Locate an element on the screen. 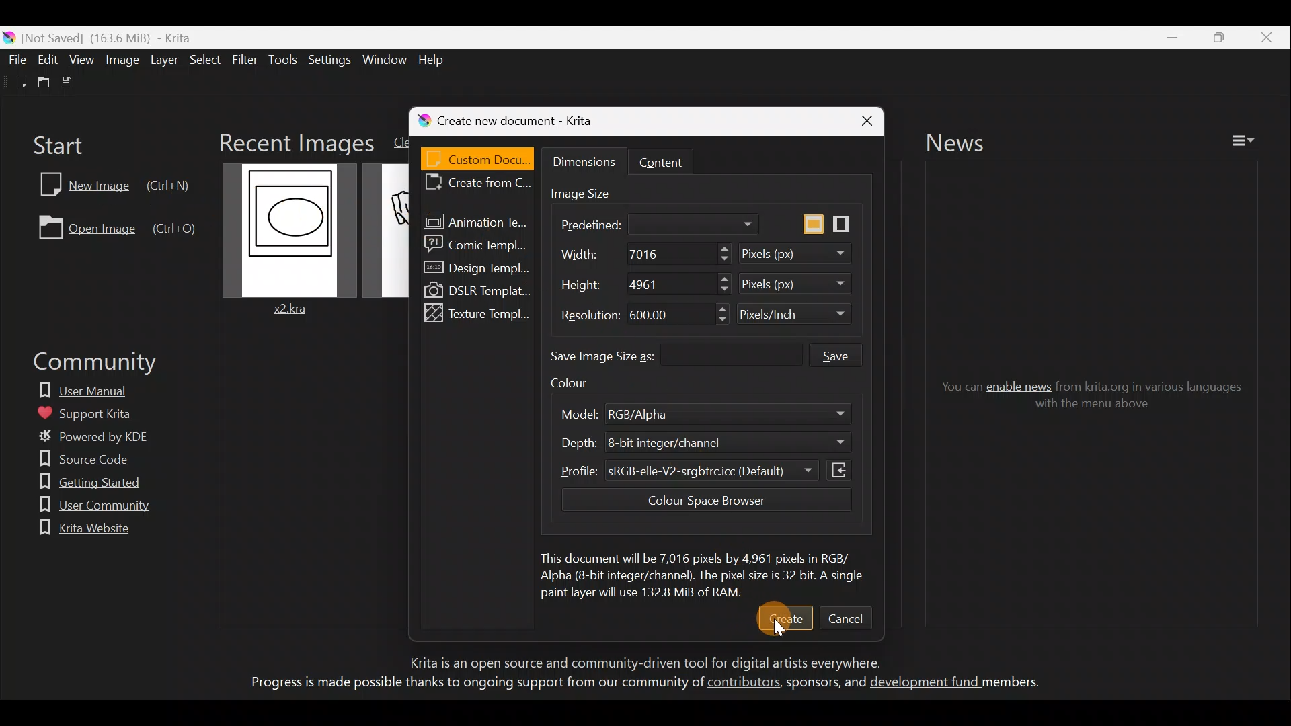 The width and height of the screenshot is (1291, 726). Decrease resolution is located at coordinates (709, 319).